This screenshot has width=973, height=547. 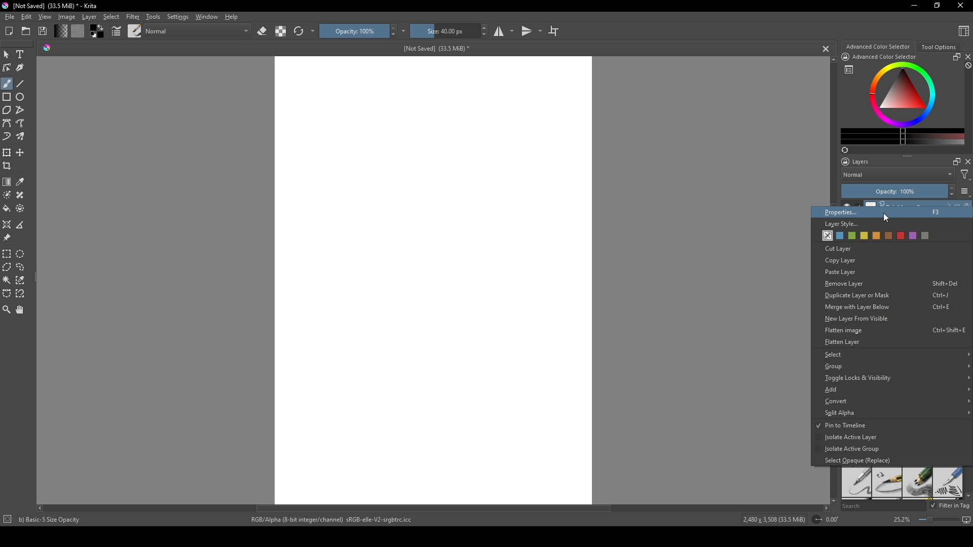 I want to click on Layer, so click(x=89, y=17).